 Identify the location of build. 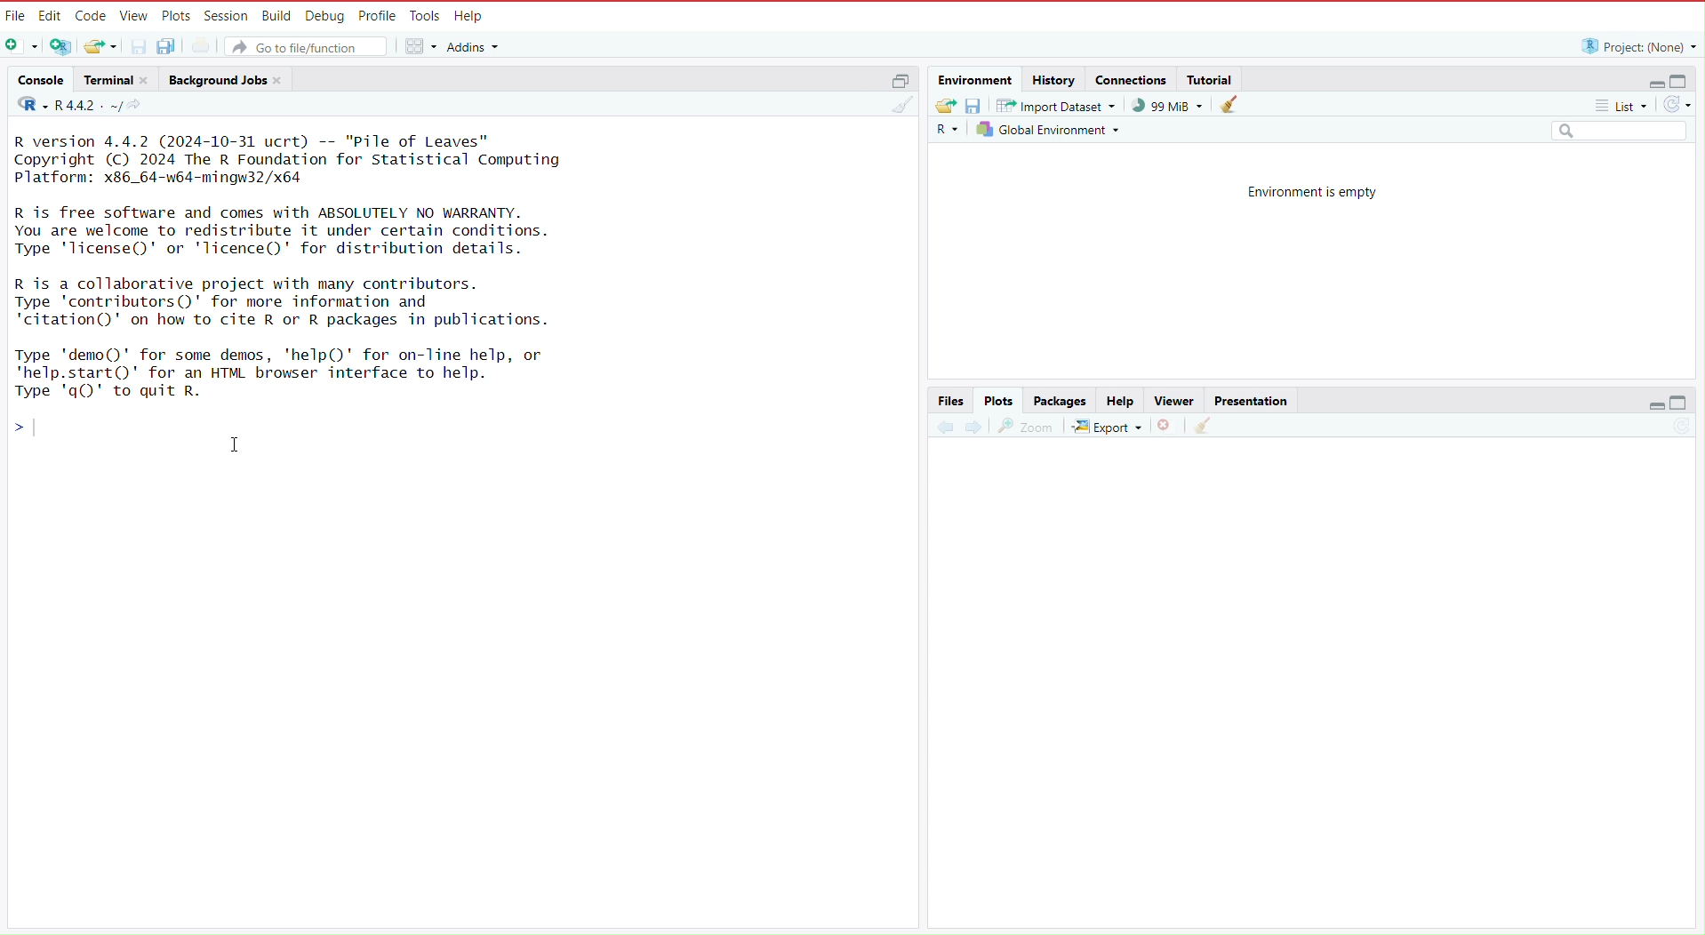
(276, 14).